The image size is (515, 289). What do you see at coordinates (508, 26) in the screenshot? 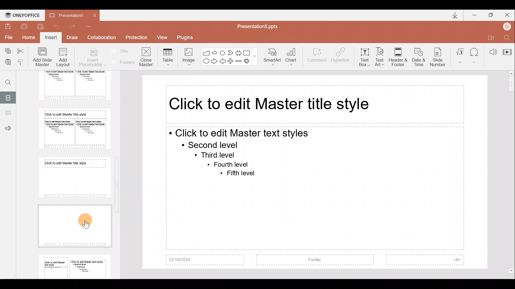
I see `Account name` at bounding box center [508, 26].